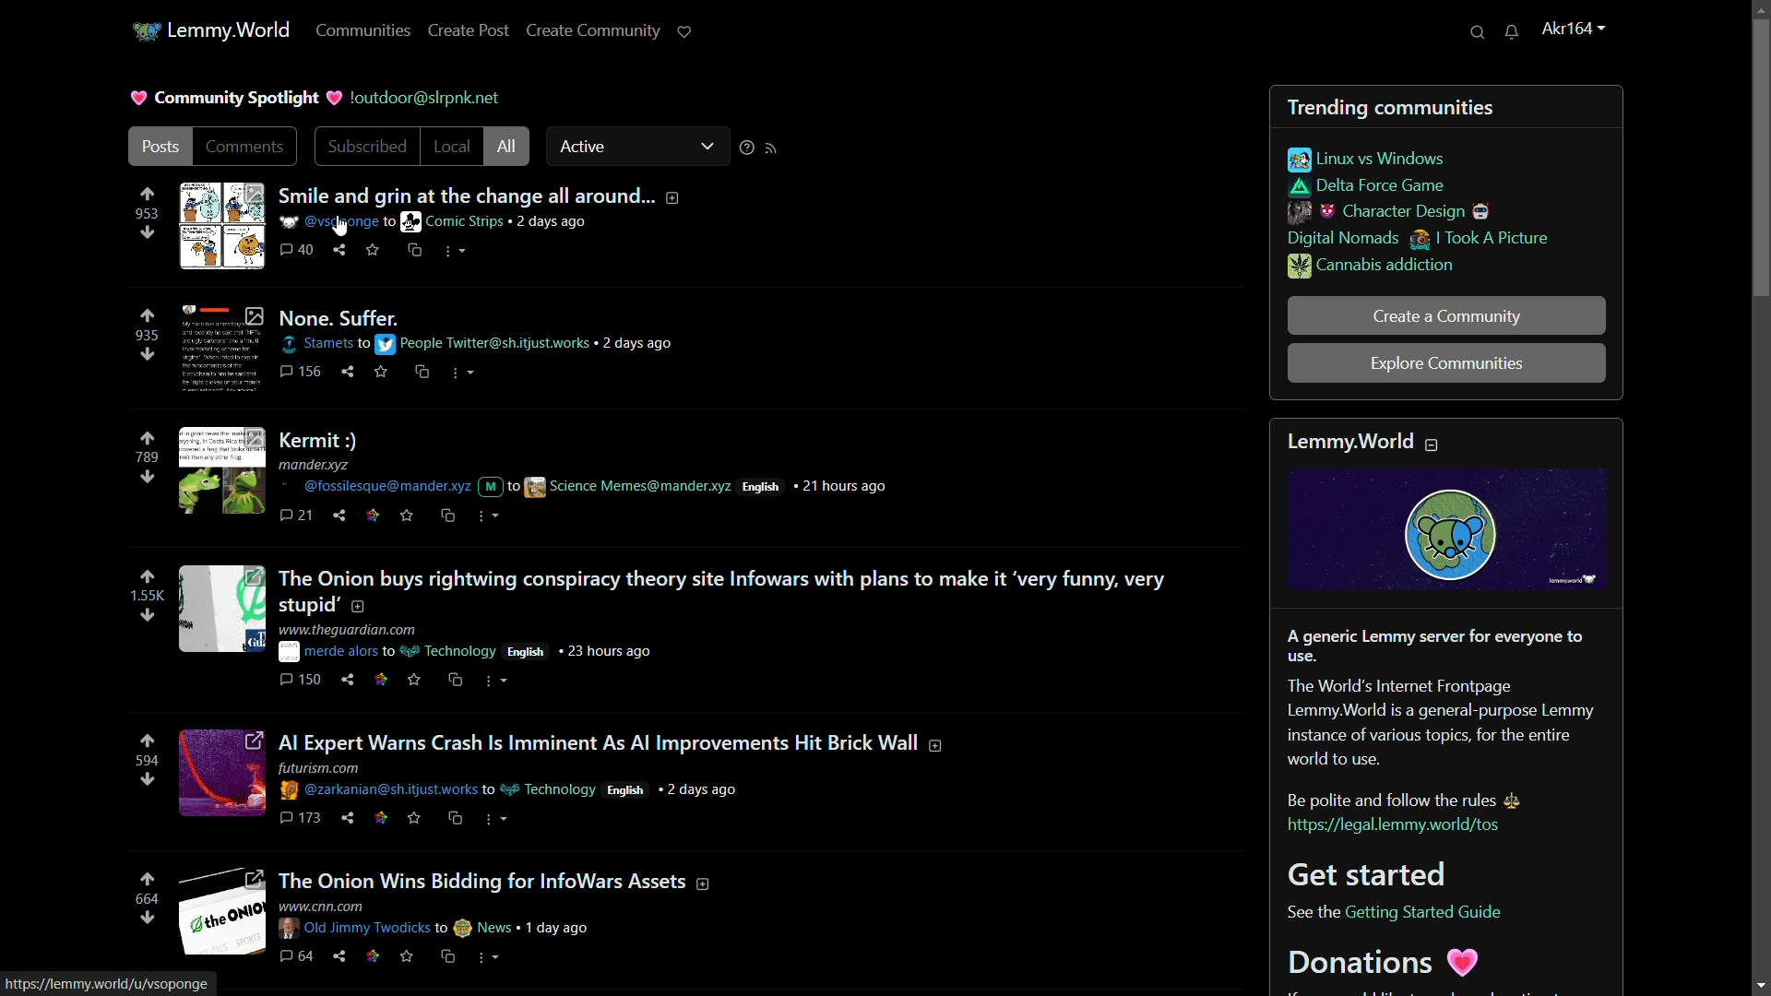  I want to click on number of votes, so click(147, 595).